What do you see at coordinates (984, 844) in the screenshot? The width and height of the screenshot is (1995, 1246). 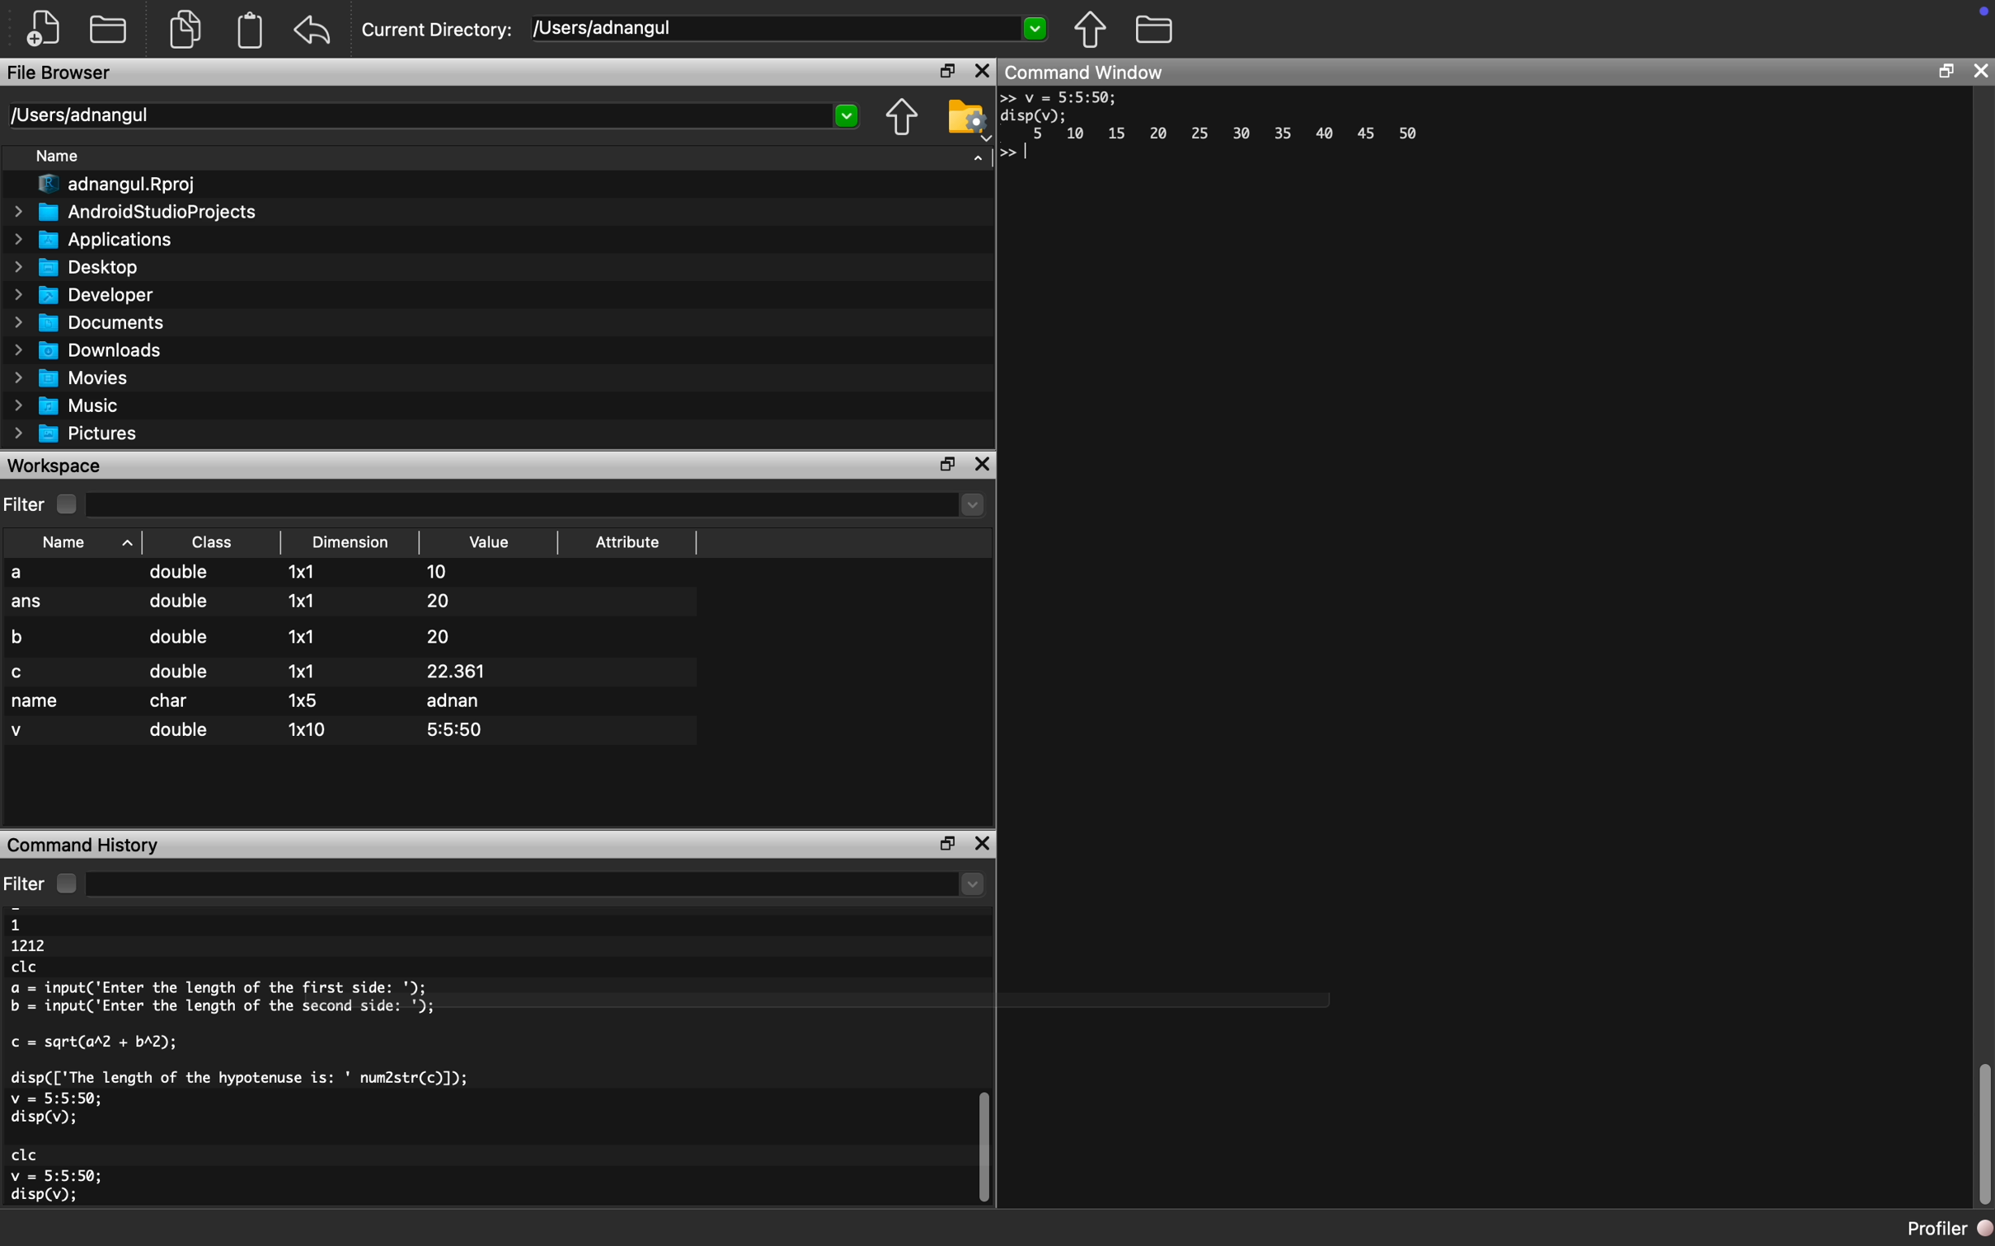 I see `close` at bounding box center [984, 844].